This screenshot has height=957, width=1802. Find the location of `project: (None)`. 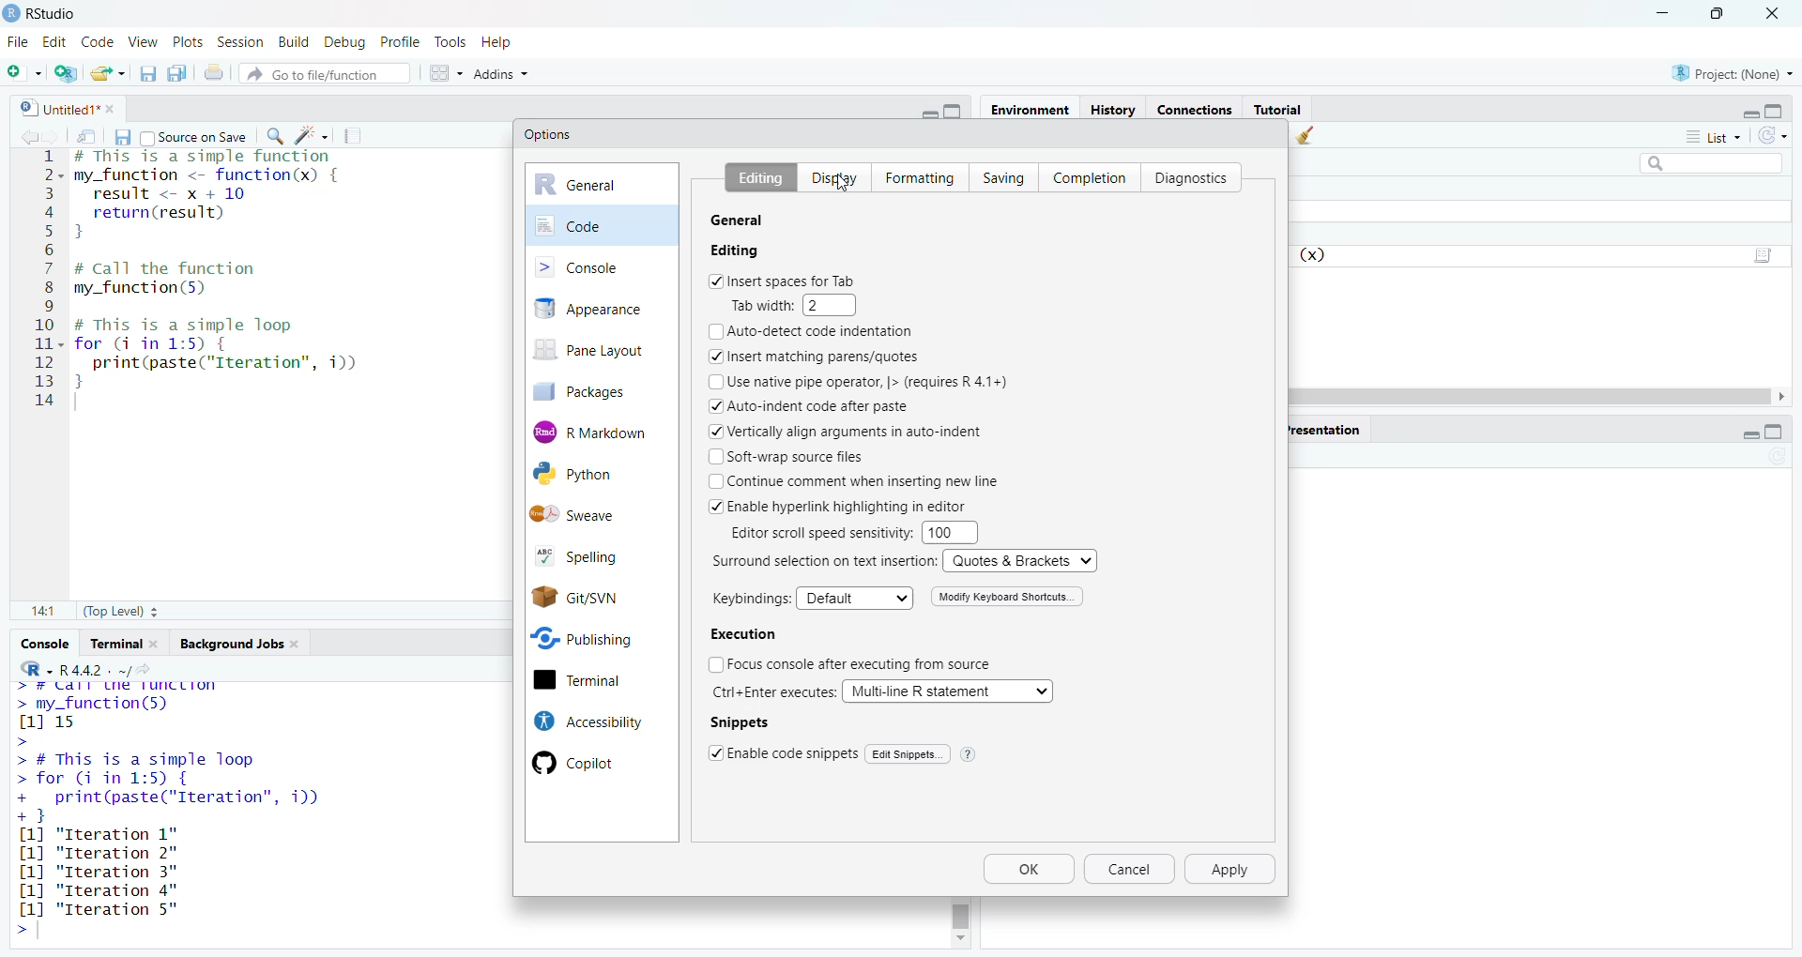

project: (None) is located at coordinates (1733, 74).